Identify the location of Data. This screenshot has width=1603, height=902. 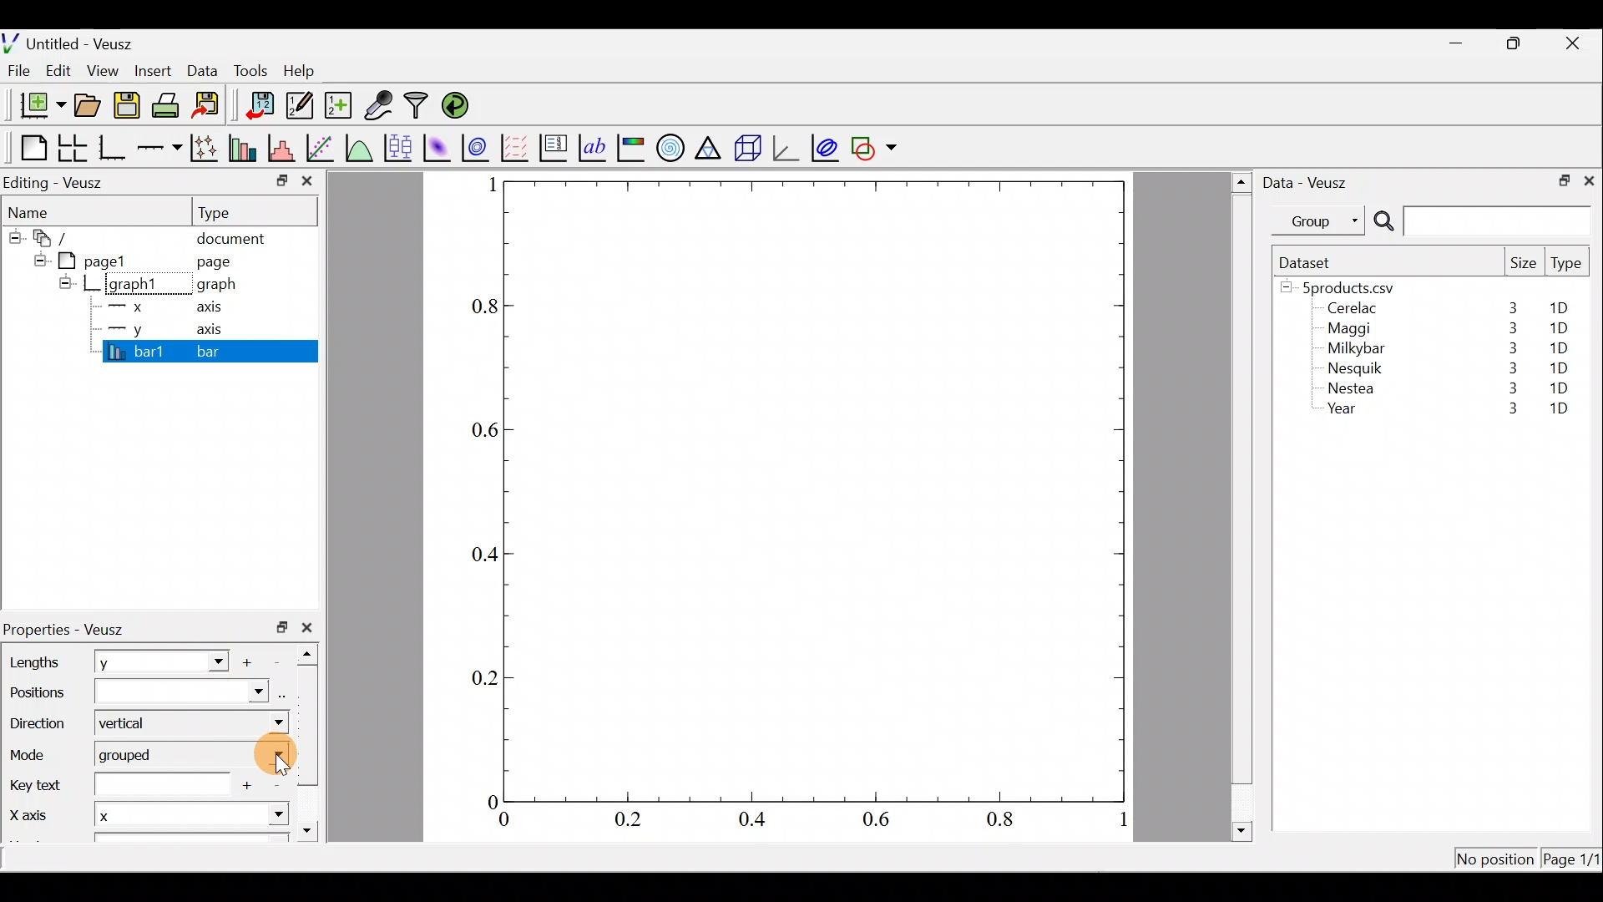
(202, 69).